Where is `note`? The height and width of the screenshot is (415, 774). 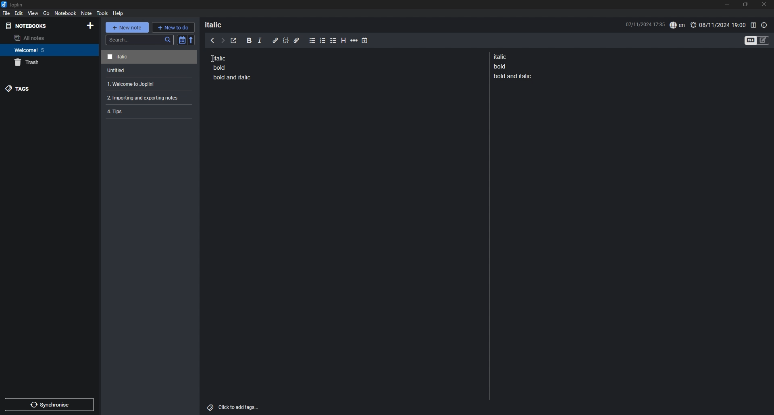 note is located at coordinates (146, 111).